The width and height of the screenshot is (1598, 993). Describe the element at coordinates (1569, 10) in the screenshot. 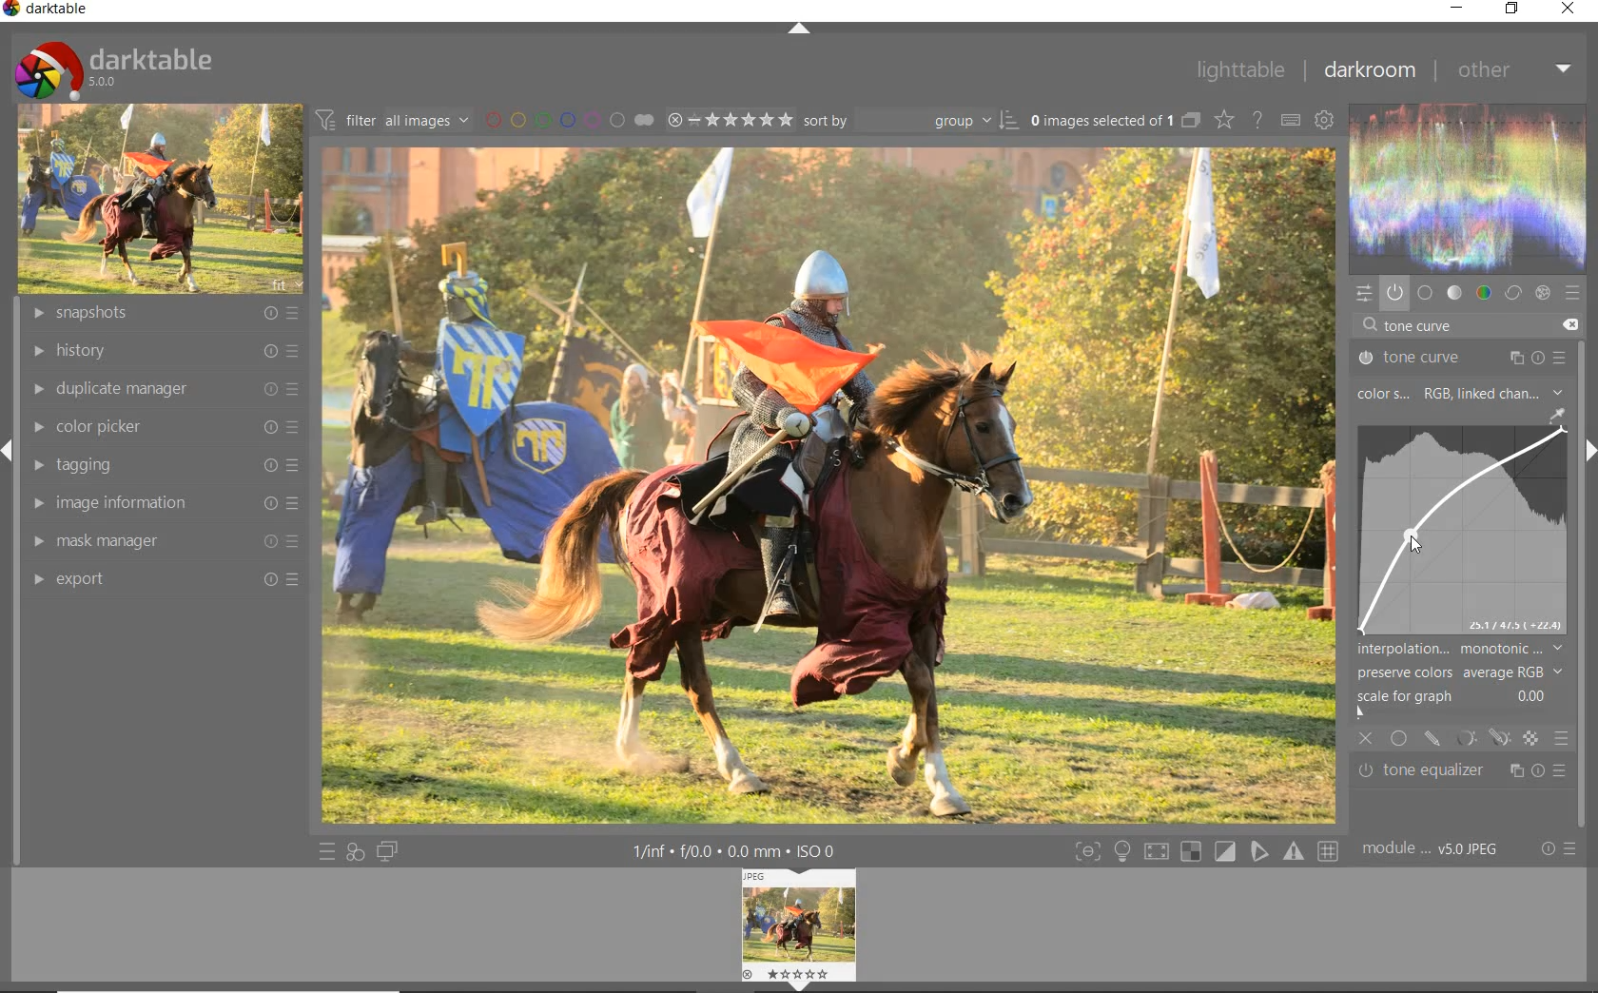

I see `close` at that location.